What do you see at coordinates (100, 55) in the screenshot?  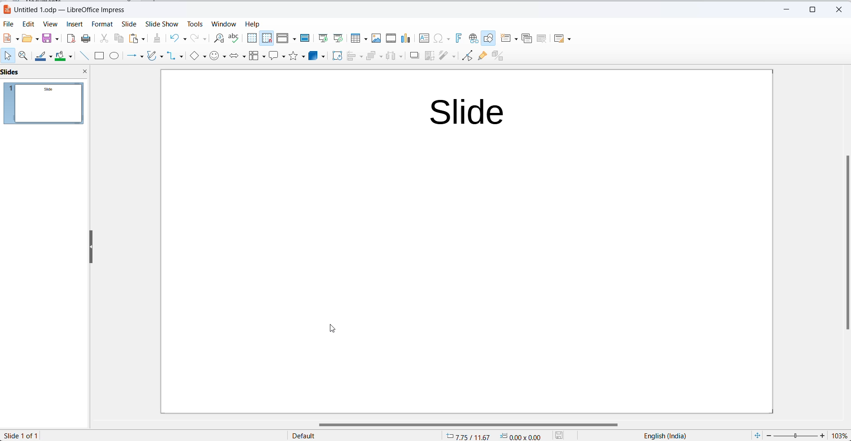 I see `rectangle` at bounding box center [100, 55].